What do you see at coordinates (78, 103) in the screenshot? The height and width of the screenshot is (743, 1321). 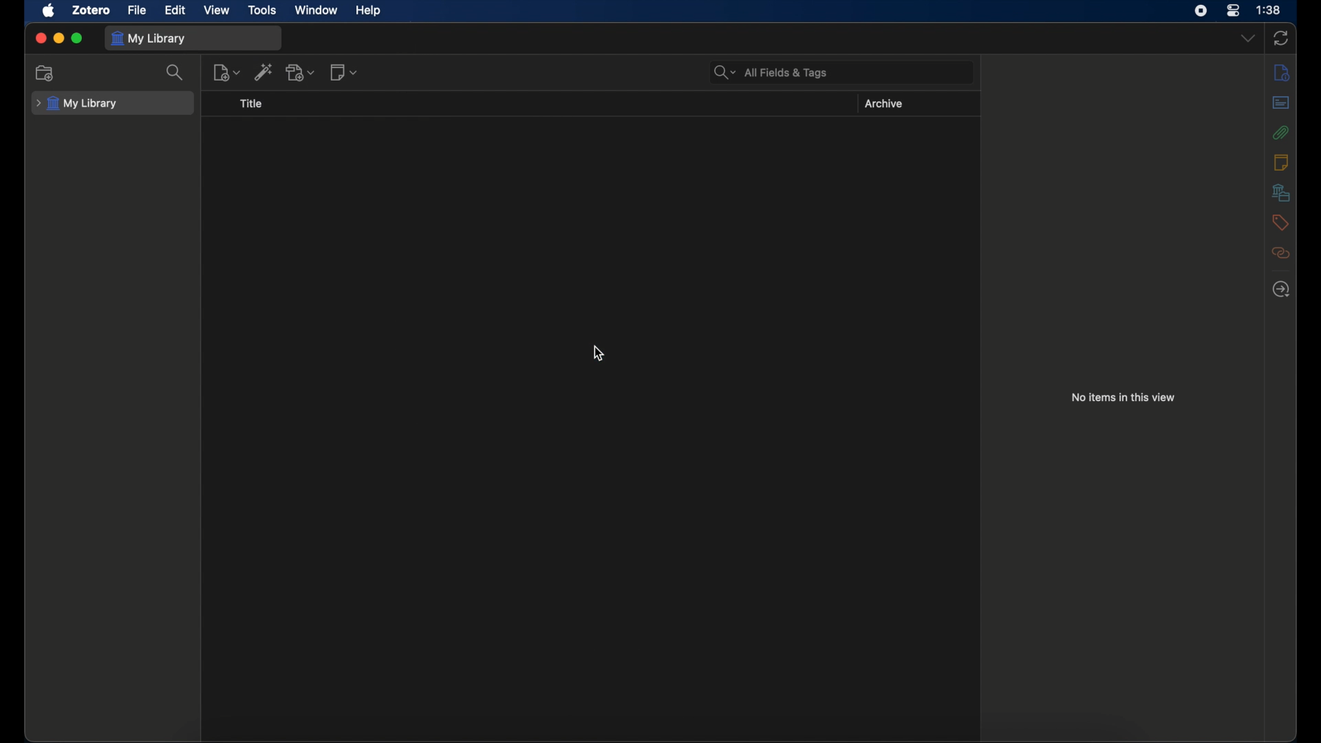 I see `my library` at bounding box center [78, 103].